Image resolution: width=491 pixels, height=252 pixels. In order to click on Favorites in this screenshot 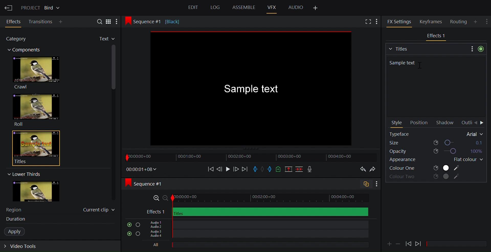, I will do `click(103, 39)`.